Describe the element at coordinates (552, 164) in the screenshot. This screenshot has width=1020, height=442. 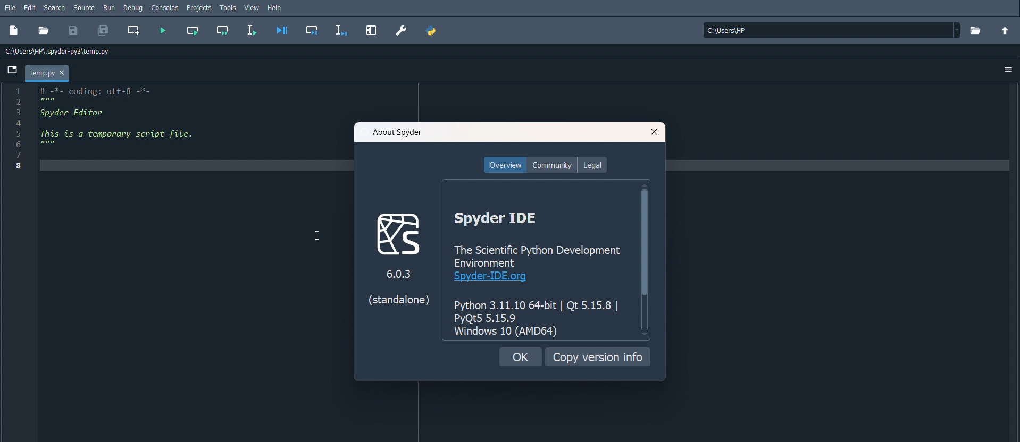
I see `Community` at that location.